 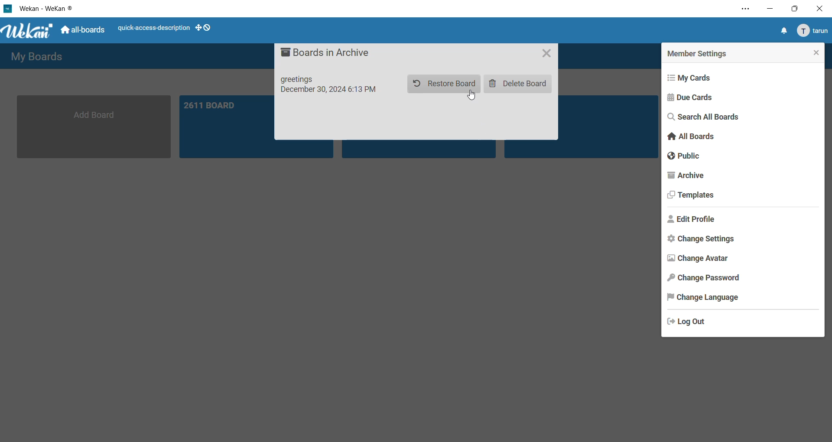 I want to click on delete board, so click(x=520, y=84).